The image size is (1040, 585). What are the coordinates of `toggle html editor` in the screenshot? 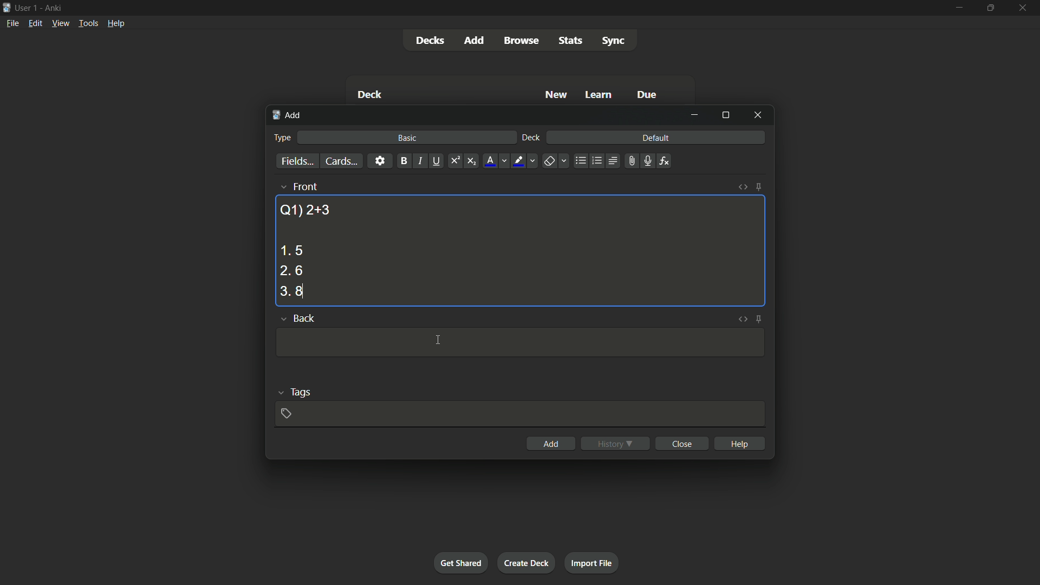 It's located at (741, 319).